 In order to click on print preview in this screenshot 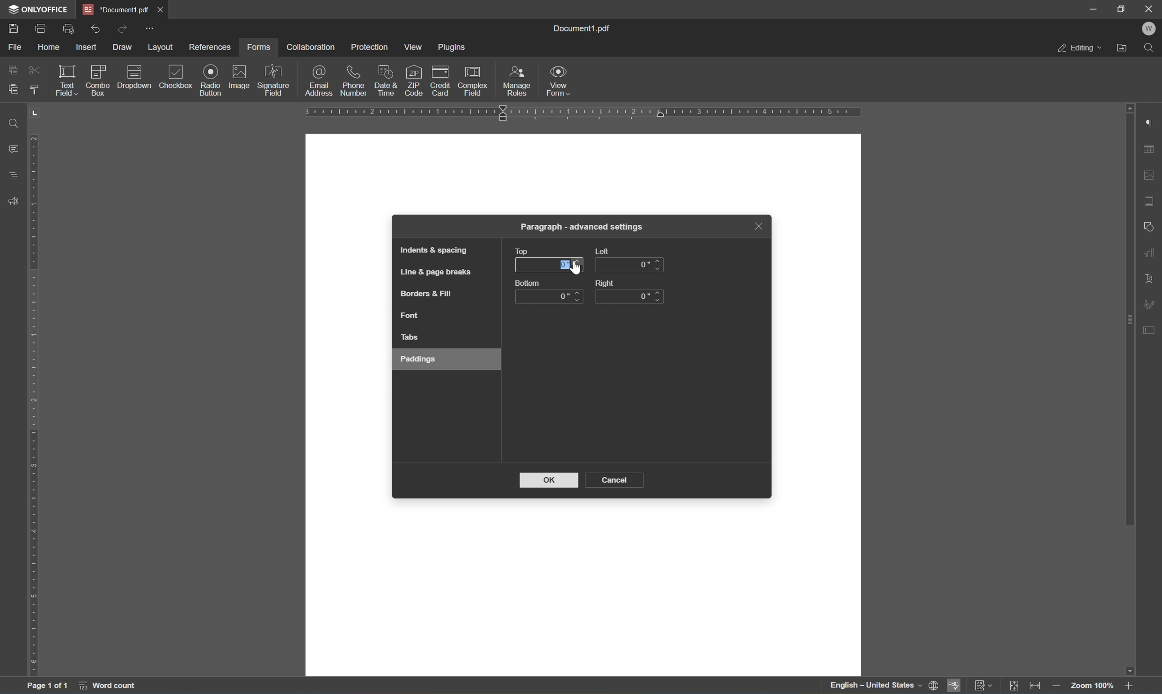, I will do `click(70, 27)`.